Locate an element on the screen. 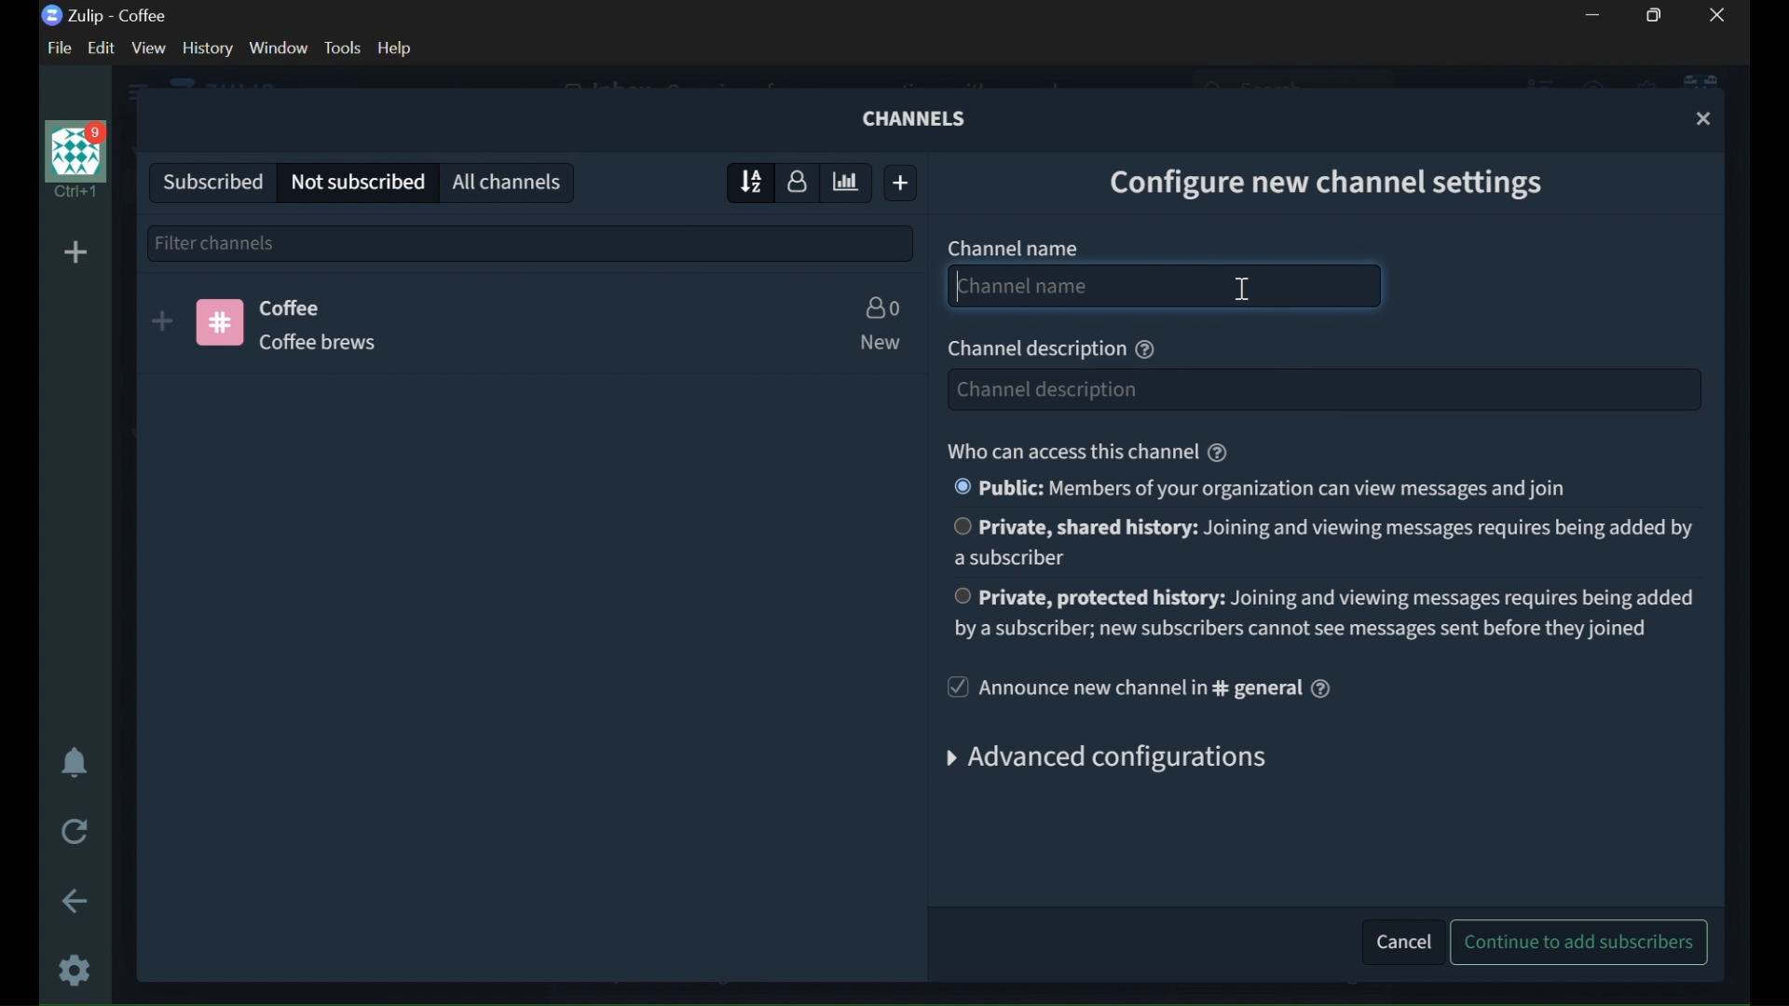 The height and width of the screenshot is (1006, 1789). help is located at coordinates (1321, 688).